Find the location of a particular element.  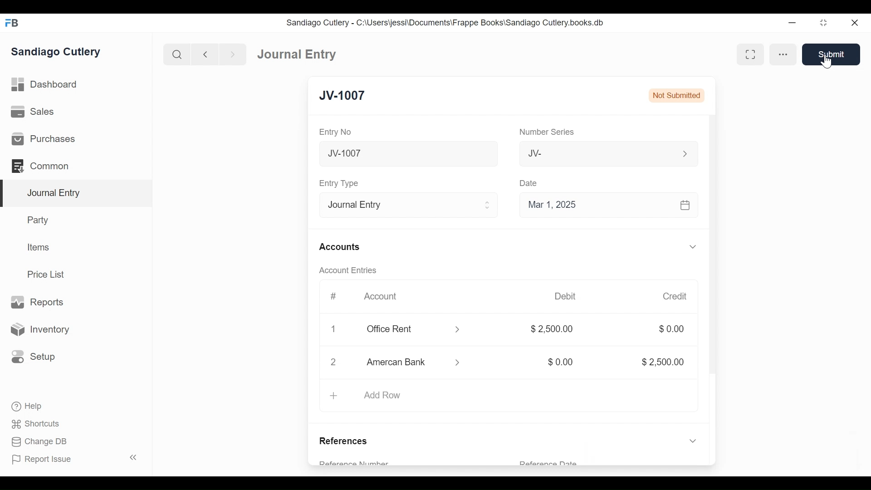

delete is located at coordinates (332, 363).